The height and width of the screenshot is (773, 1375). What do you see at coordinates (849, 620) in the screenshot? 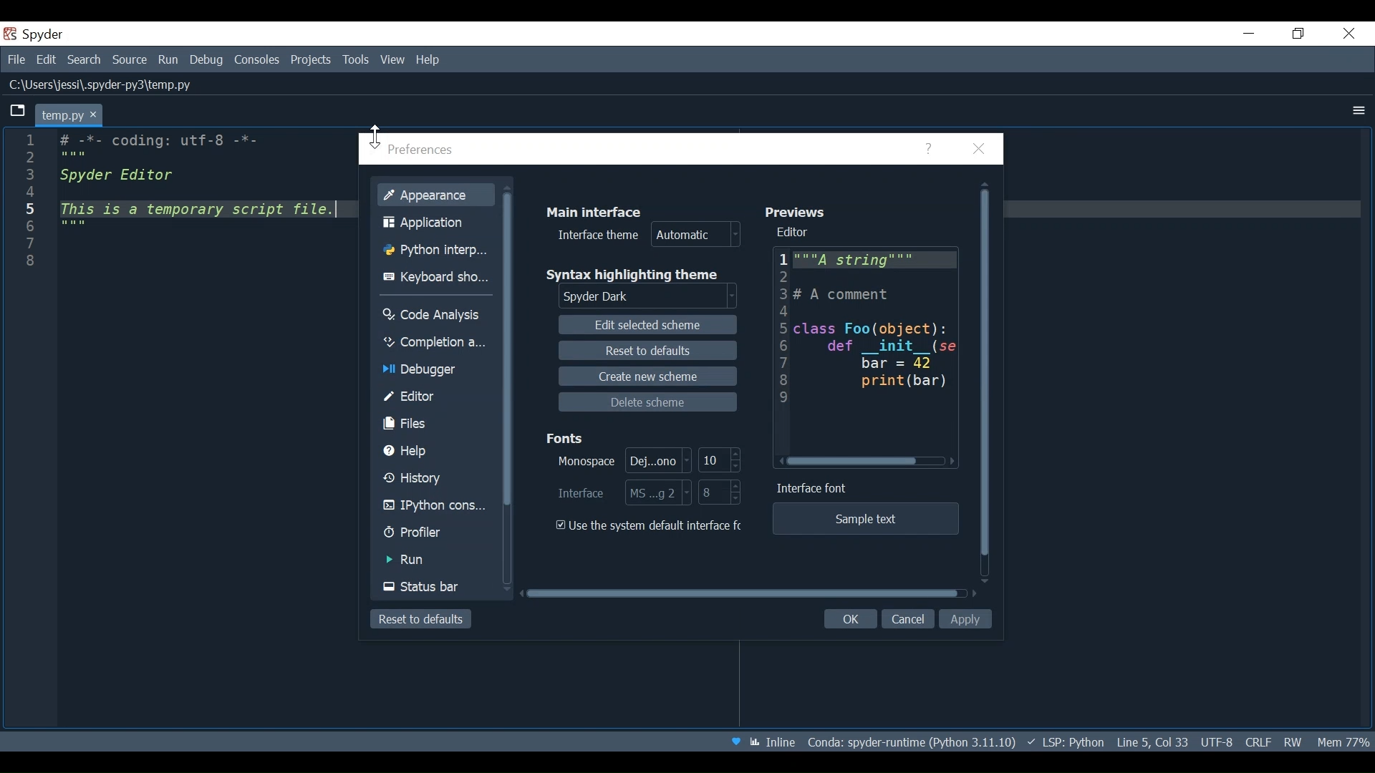
I see `OK` at bounding box center [849, 620].